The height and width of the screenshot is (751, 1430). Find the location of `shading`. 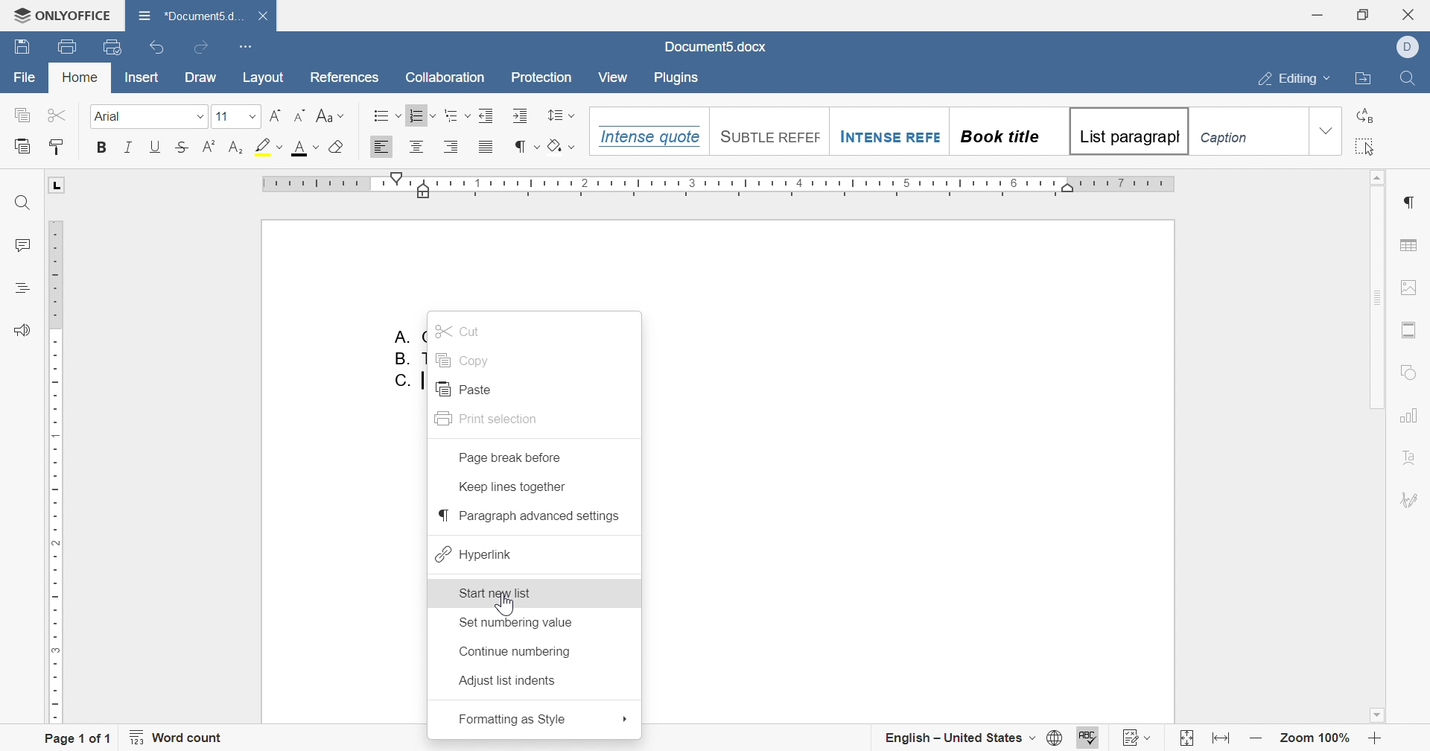

shading is located at coordinates (559, 145).